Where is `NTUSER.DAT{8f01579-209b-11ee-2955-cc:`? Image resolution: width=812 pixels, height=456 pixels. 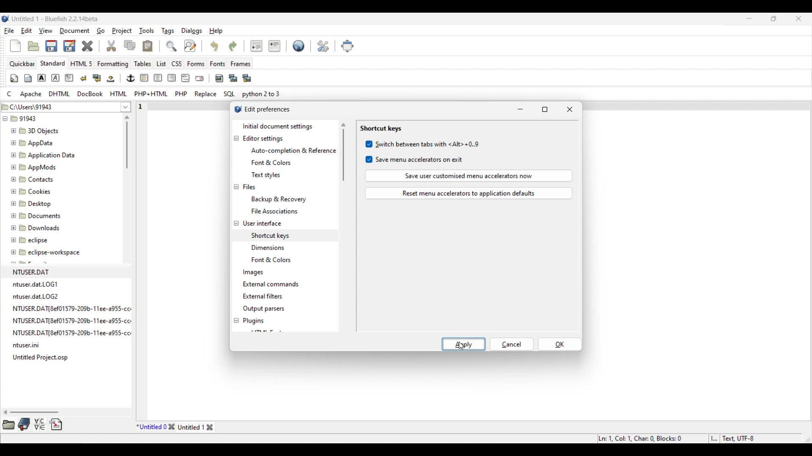
NTUSER.DAT{8f01579-209b-11ee-2955-cc: is located at coordinates (74, 308).